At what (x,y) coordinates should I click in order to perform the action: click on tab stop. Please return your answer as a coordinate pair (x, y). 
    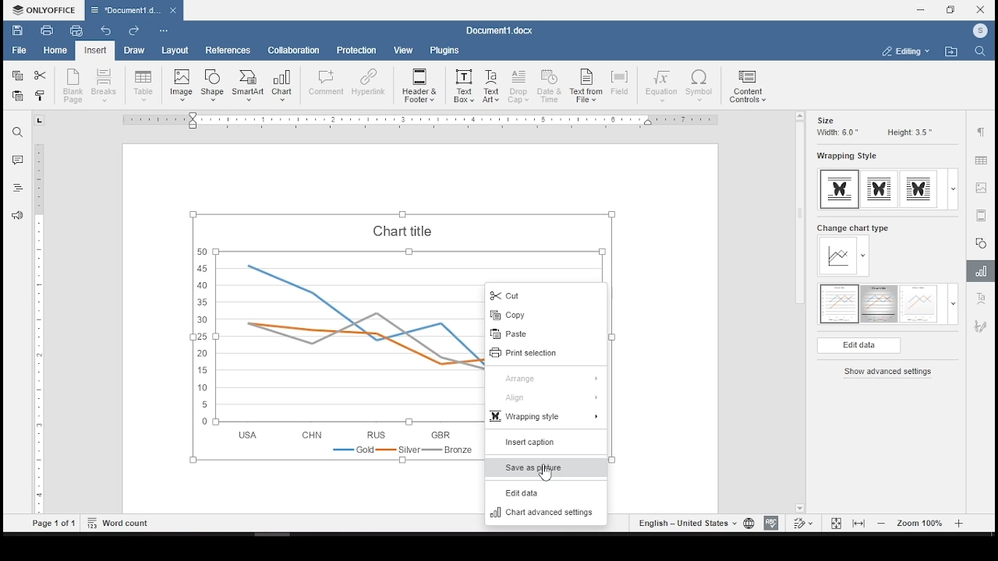
    Looking at the image, I should click on (39, 120).